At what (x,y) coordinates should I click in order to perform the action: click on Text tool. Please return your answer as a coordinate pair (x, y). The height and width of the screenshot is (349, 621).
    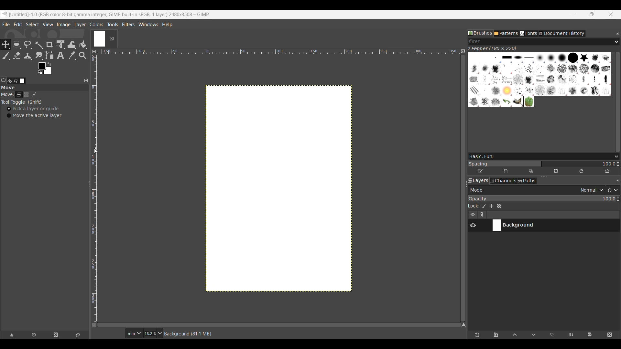
    Looking at the image, I should click on (61, 56).